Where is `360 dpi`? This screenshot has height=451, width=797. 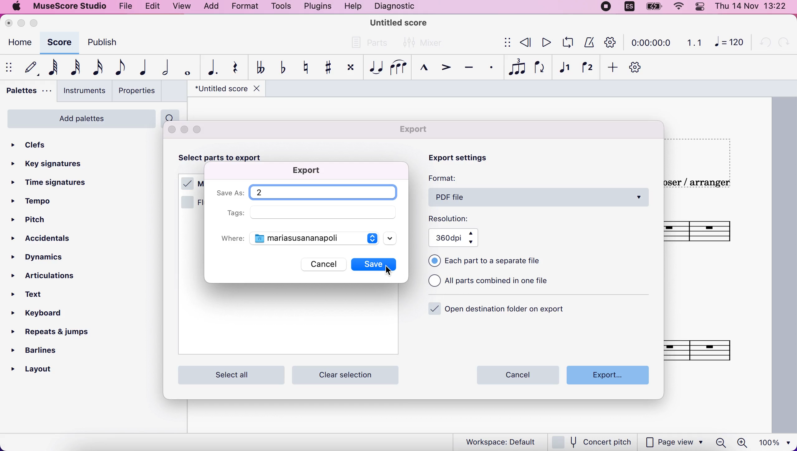 360 dpi is located at coordinates (459, 238).